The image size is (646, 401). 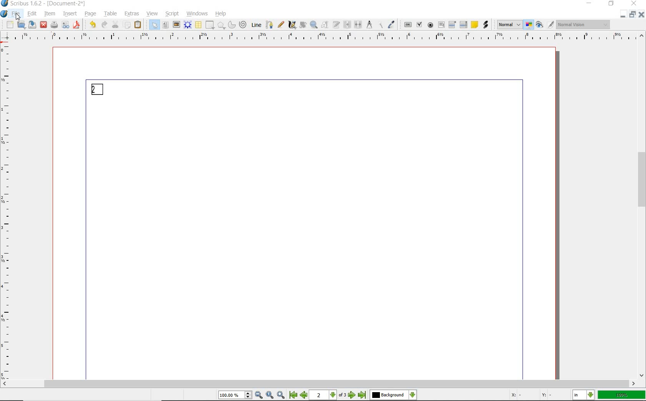 I want to click on windows, so click(x=197, y=13).